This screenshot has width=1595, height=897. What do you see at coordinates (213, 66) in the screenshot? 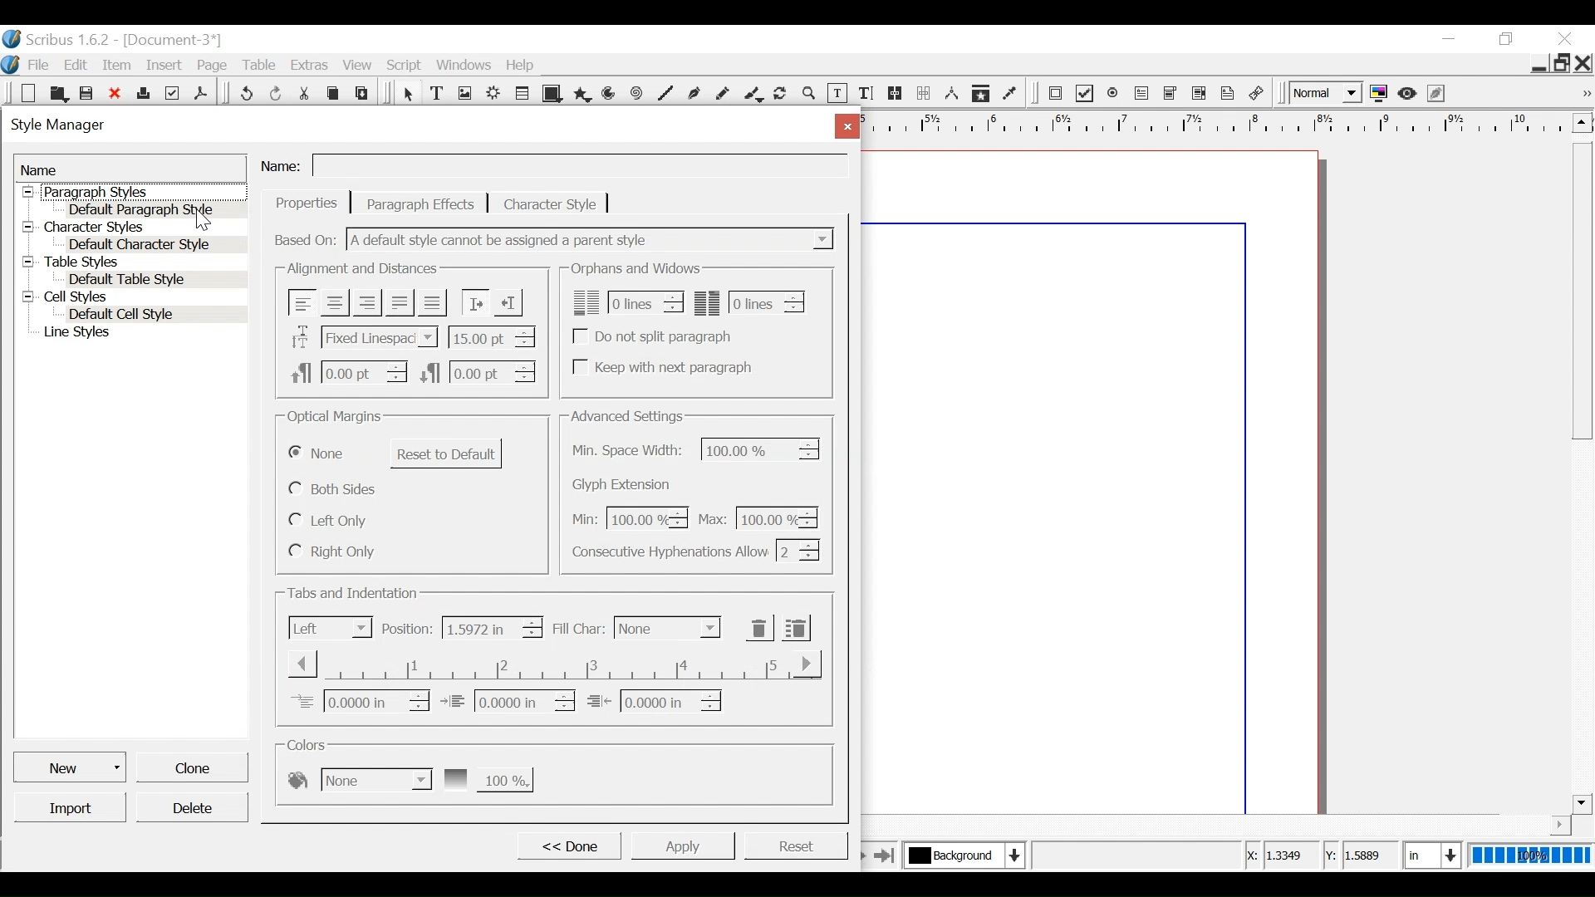
I see `Page` at bounding box center [213, 66].